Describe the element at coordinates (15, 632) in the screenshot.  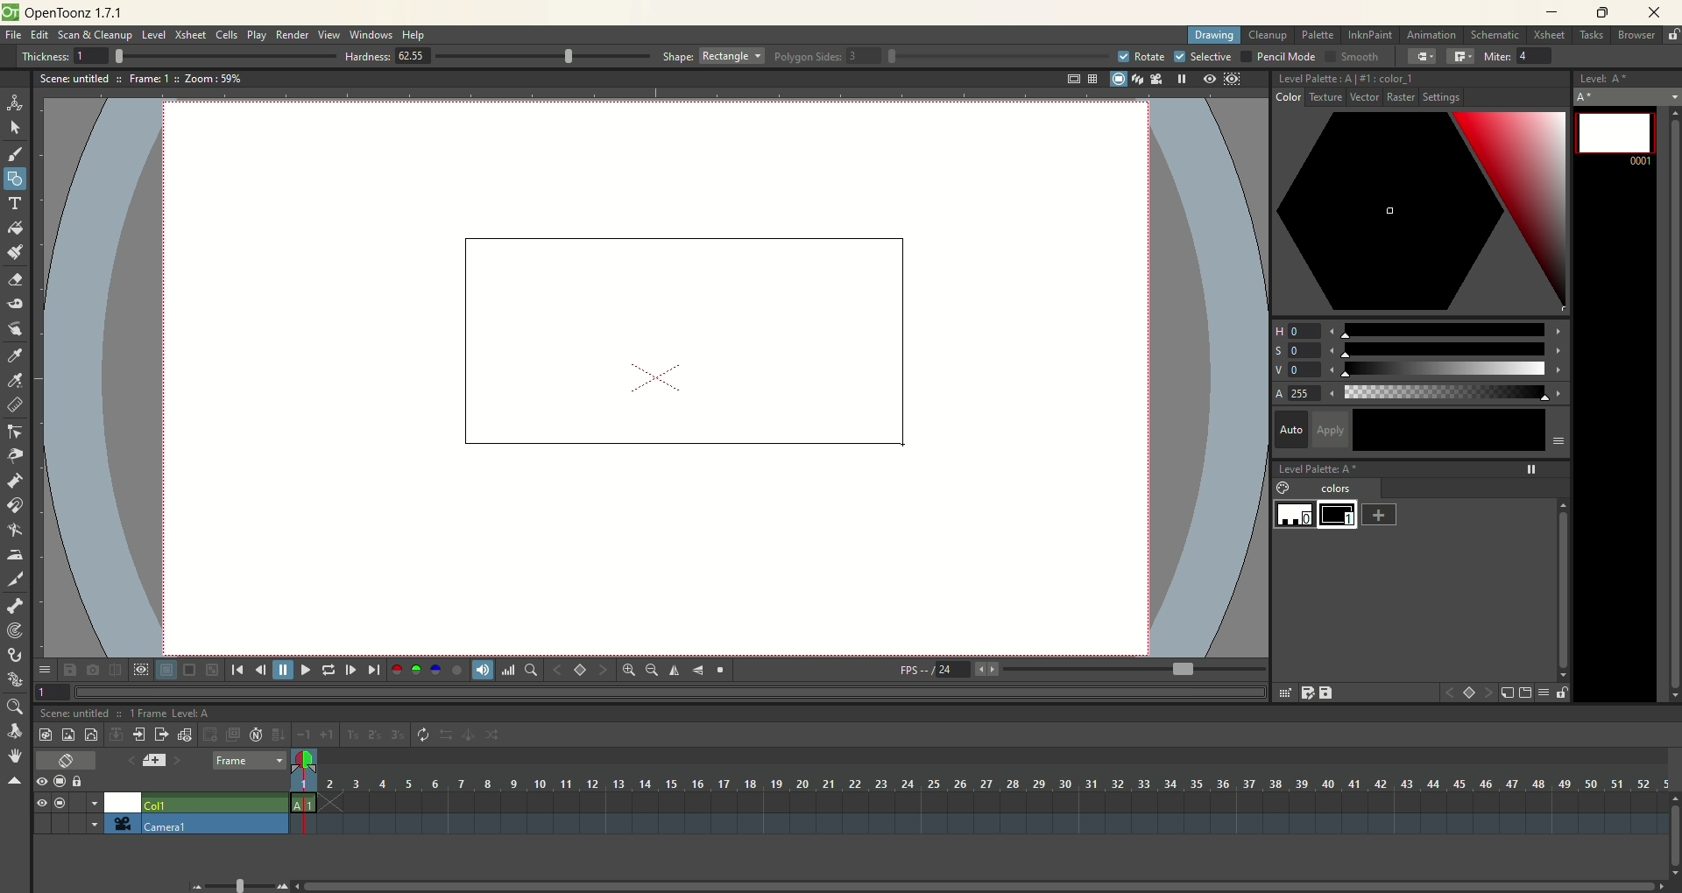
I see `tracker ` at that location.